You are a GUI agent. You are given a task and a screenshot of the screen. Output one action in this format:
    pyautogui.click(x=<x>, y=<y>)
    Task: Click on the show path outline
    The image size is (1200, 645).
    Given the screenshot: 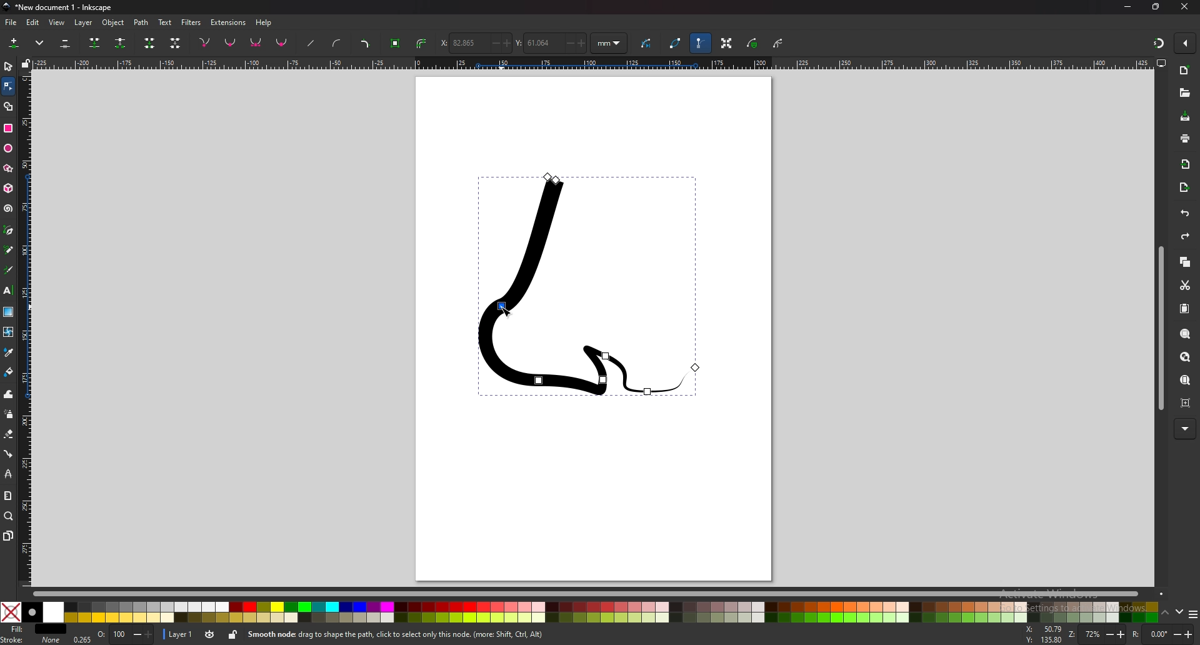 What is the action you would take?
    pyautogui.click(x=676, y=43)
    